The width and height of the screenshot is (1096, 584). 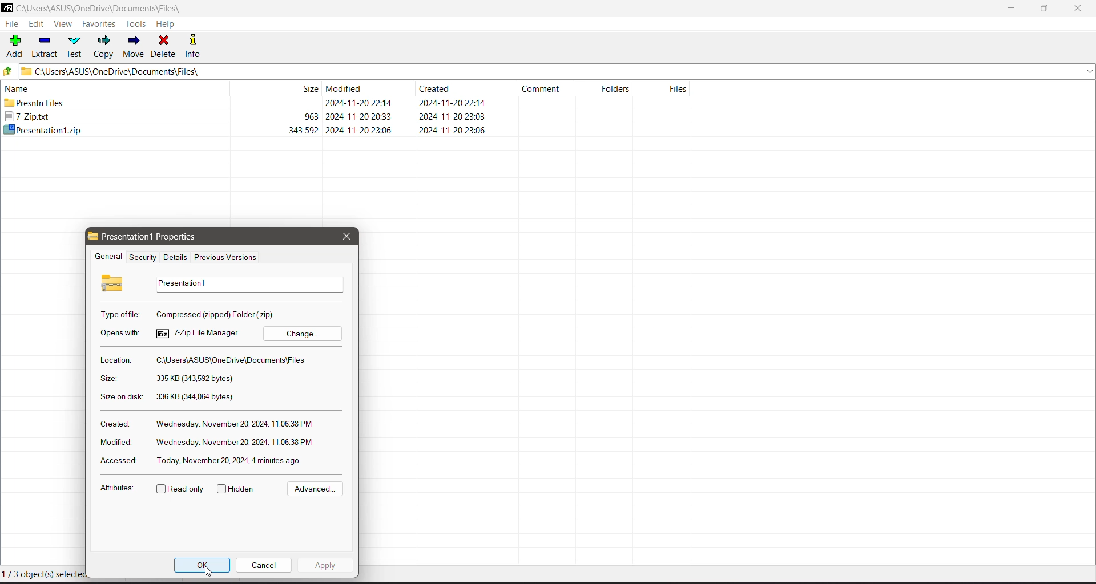 I want to click on Accessed Day, Date, Year and time, so click(x=230, y=460).